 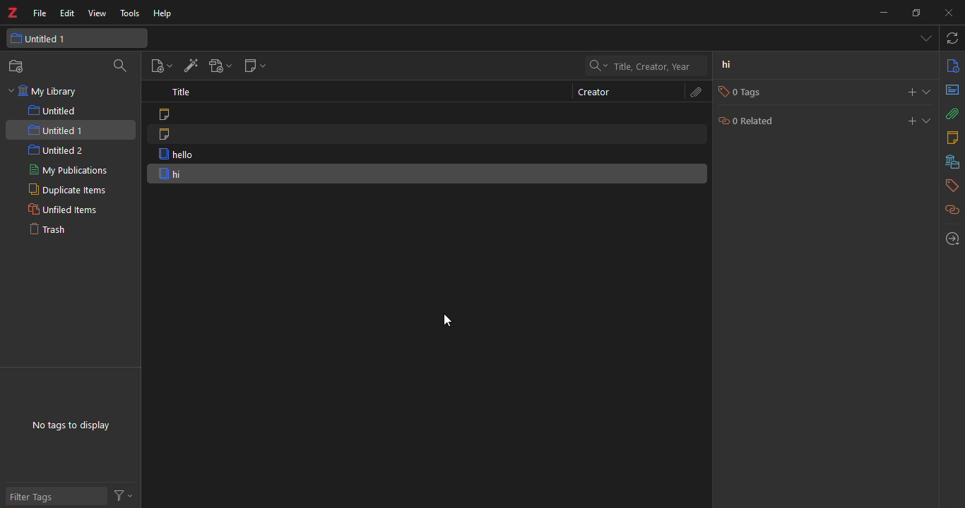 I want to click on untitled 1, so click(x=45, y=39).